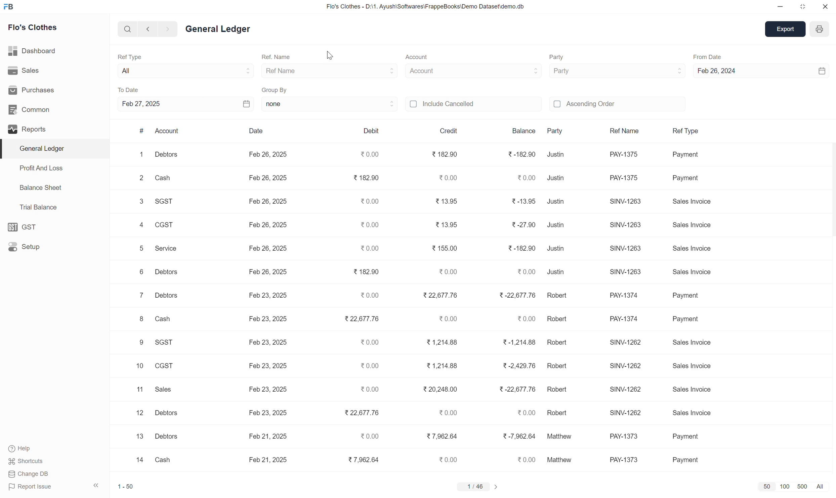 This screenshot has height=498, width=836. I want to click on 8, so click(141, 318).